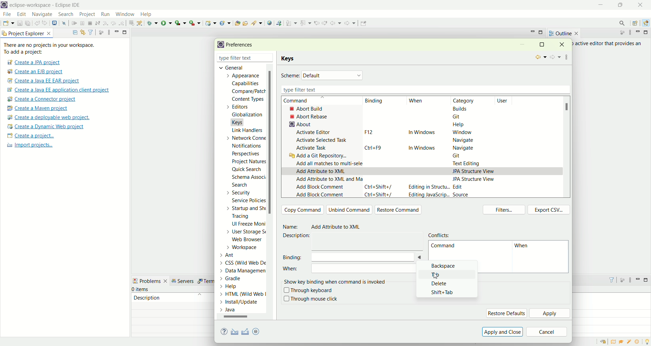 This screenshot has height=346, width=651. What do you see at coordinates (241, 107) in the screenshot?
I see `editors` at bounding box center [241, 107].